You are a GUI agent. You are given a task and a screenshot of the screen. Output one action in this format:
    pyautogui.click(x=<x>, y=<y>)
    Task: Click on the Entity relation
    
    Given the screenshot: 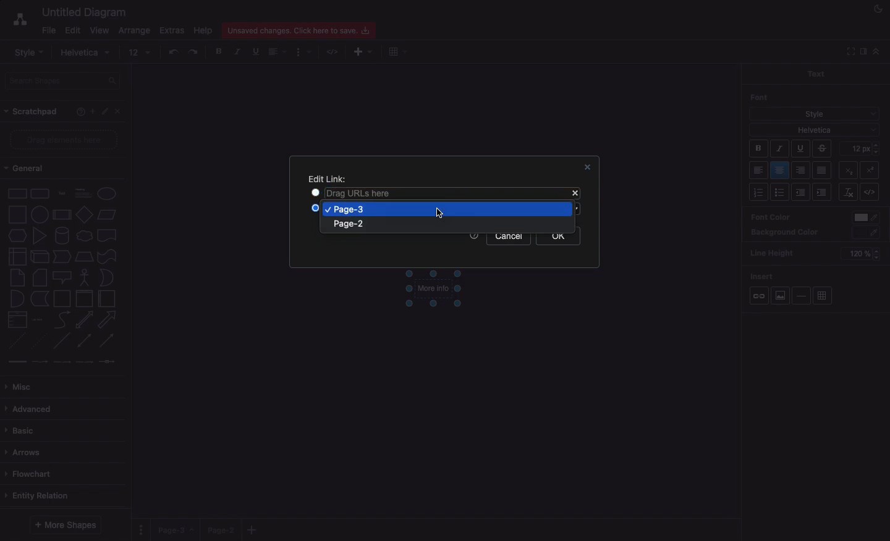 What is the action you would take?
    pyautogui.click(x=39, y=497)
    